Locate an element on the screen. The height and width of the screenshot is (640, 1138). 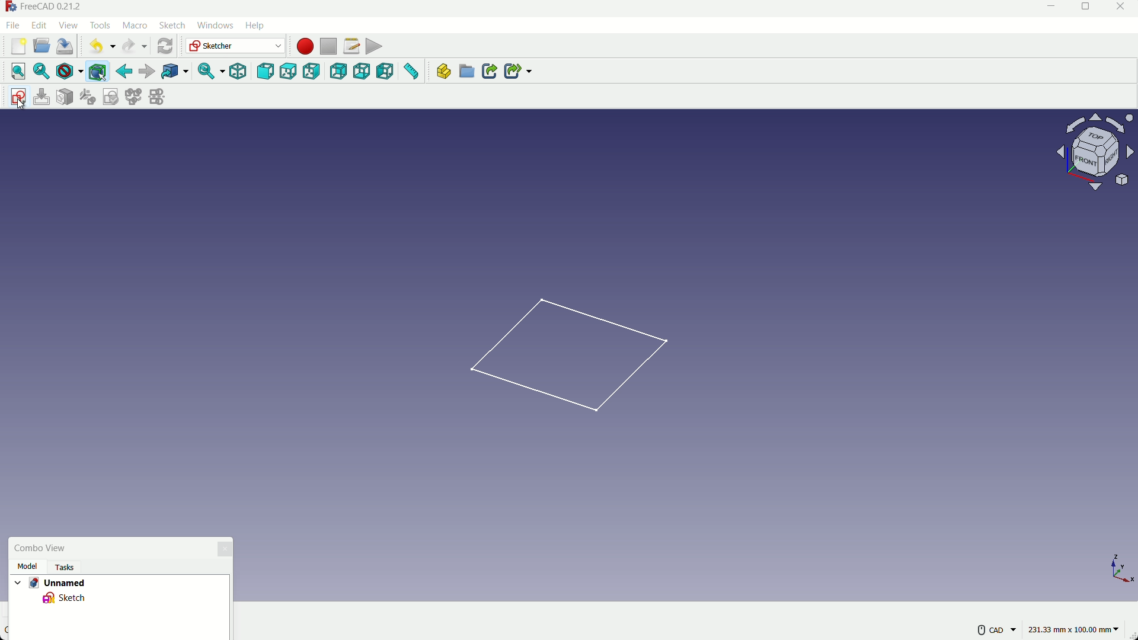
isometric view is located at coordinates (238, 72).